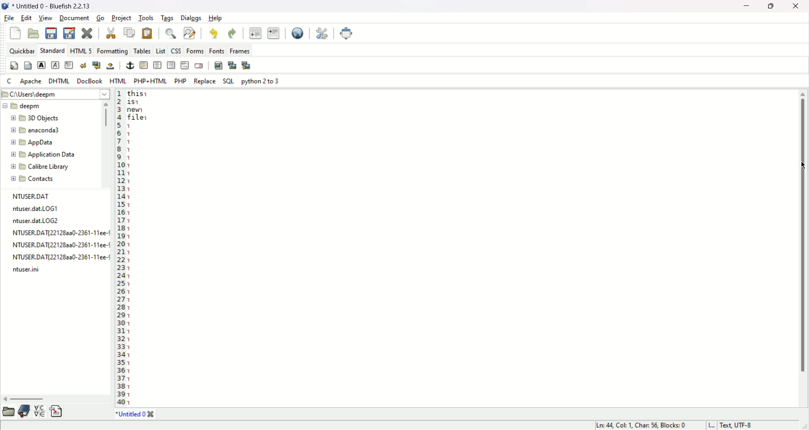 The image size is (809, 430). I want to click on PHP+HTML, so click(150, 81).